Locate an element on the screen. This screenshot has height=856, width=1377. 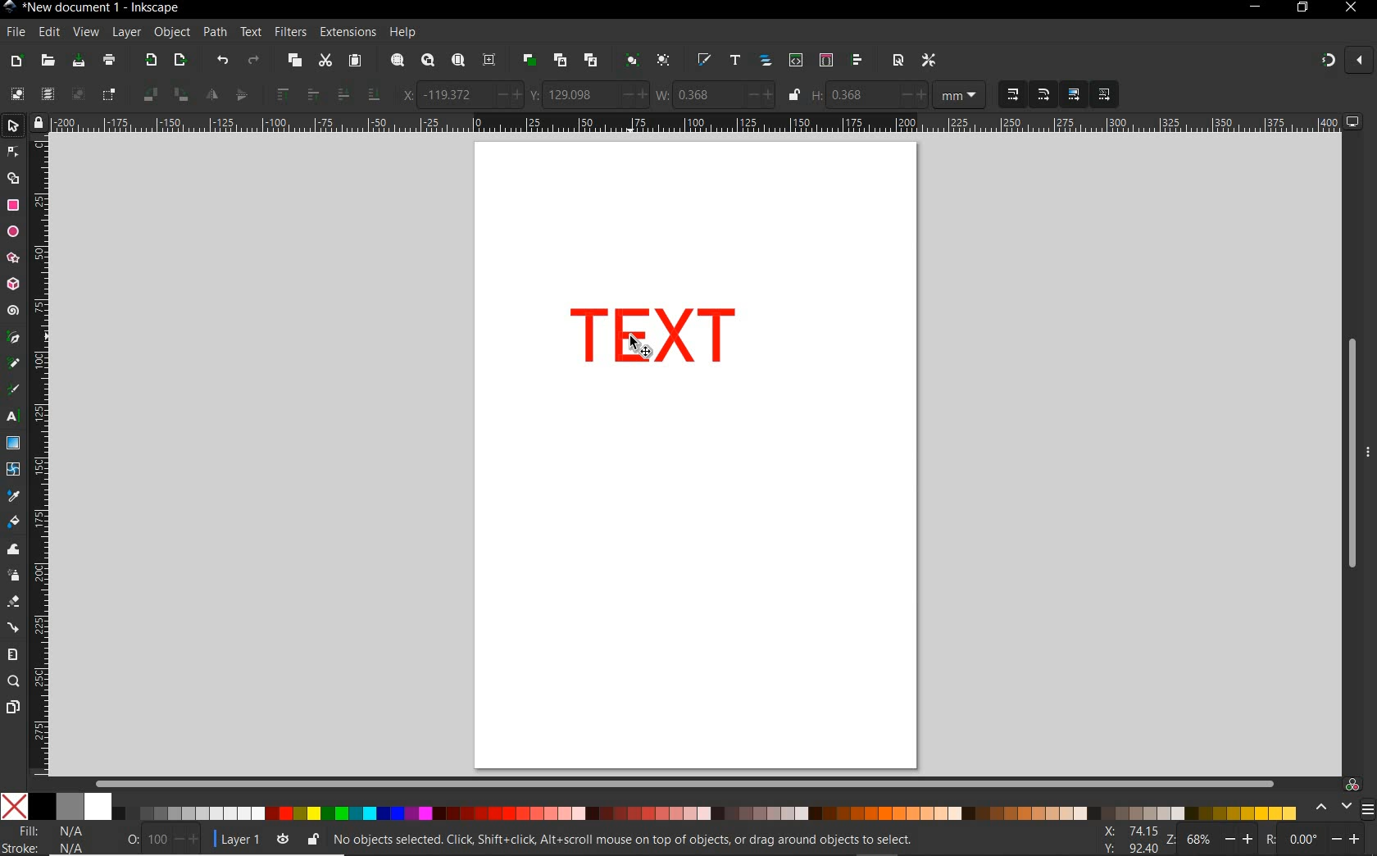
EXTENSIONS is located at coordinates (346, 31).